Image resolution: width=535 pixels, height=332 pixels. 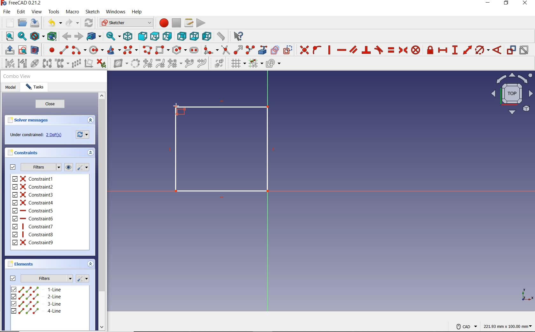 I want to click on leave sketch, so click(x=8, y=50).